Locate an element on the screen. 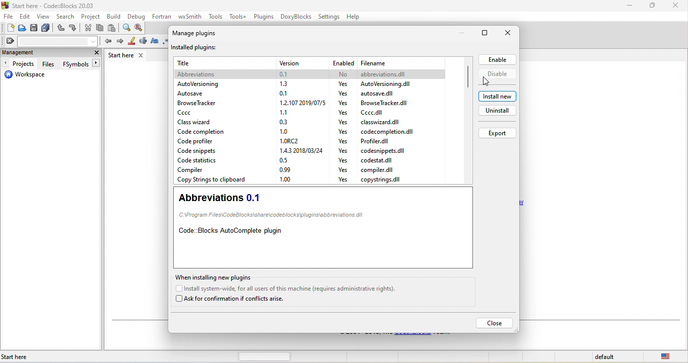  find is located at coordinates (127, 28).